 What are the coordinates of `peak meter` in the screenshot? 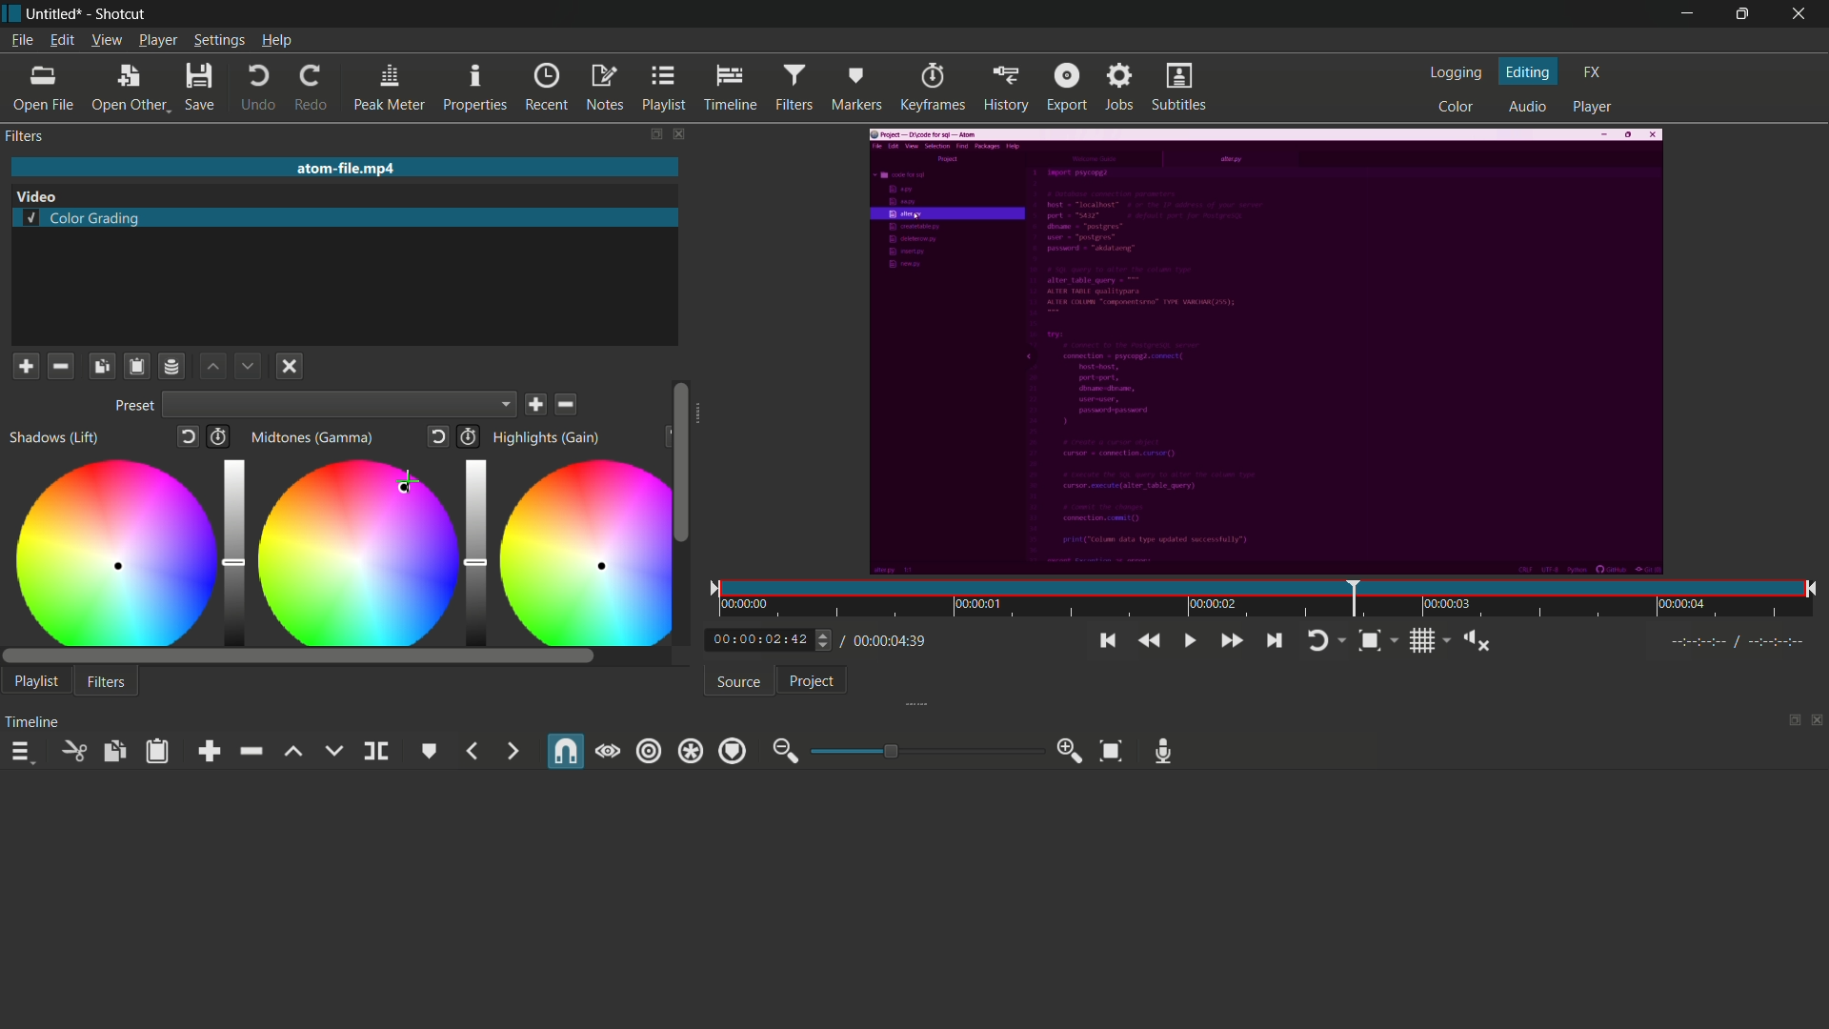 It's located at (390, 89).